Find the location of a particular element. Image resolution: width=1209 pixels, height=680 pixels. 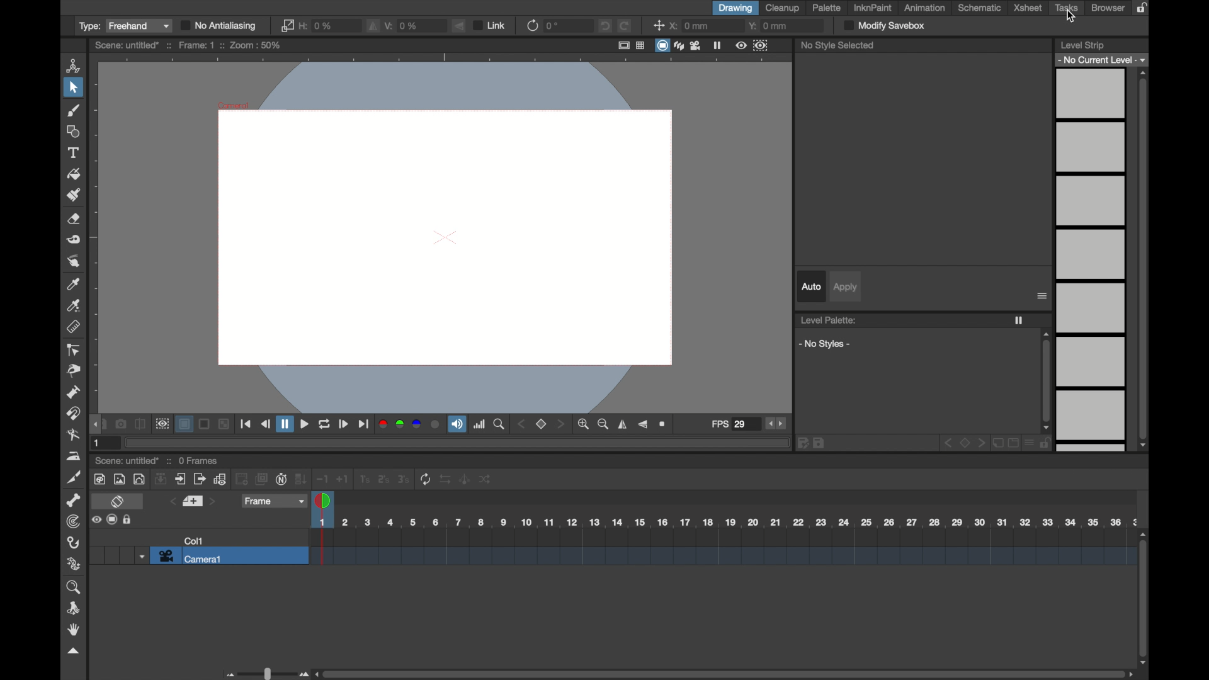

previous frame is located at coordinates (265, 423).